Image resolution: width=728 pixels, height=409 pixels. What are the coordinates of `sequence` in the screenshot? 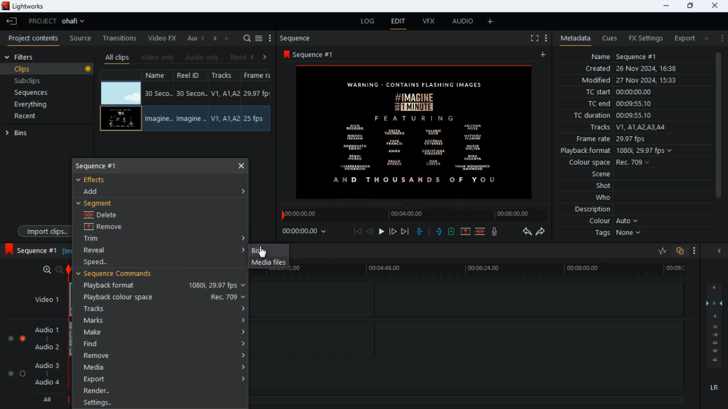 It's located at (300, 38).